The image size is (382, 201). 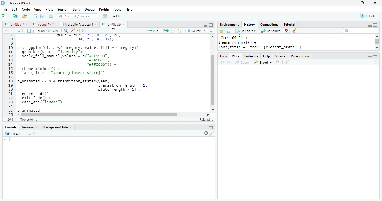 What do you see at coordinates (287, 30) in the screenshot?
I see `close file` at bounding box center [287, 30].